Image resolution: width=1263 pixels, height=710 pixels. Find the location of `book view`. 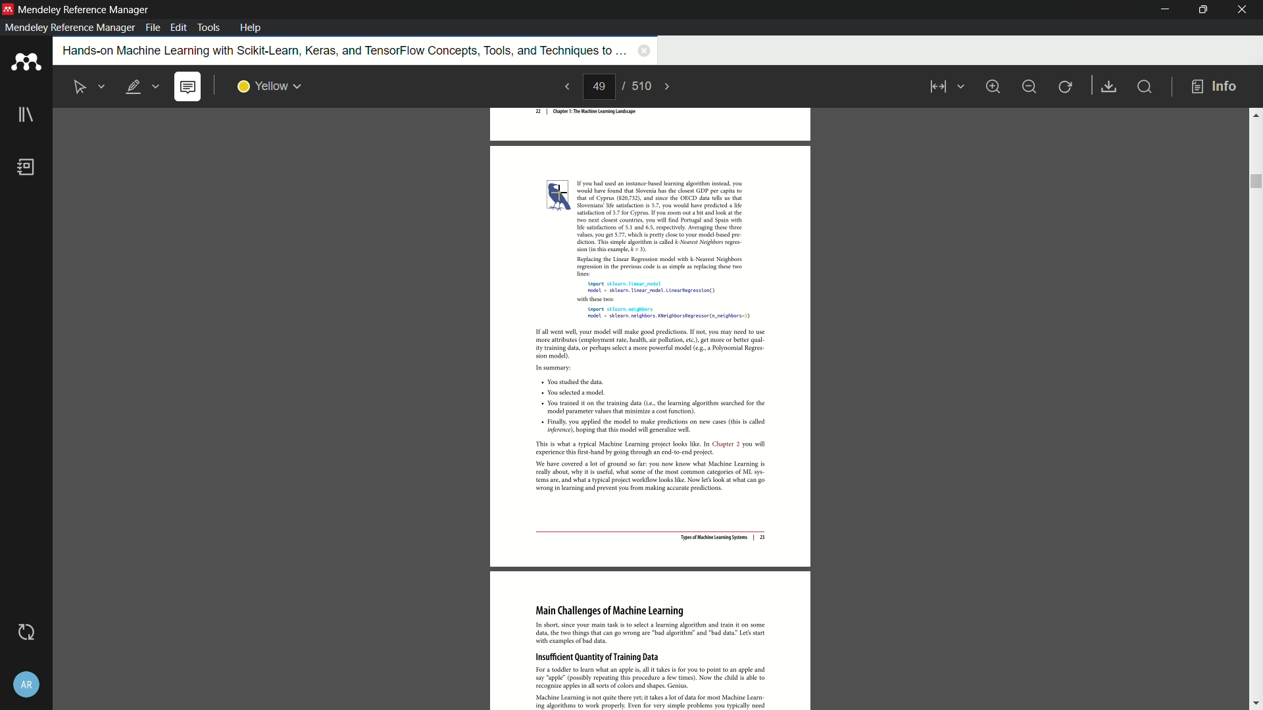

book view is located at coordinates (943, 88).